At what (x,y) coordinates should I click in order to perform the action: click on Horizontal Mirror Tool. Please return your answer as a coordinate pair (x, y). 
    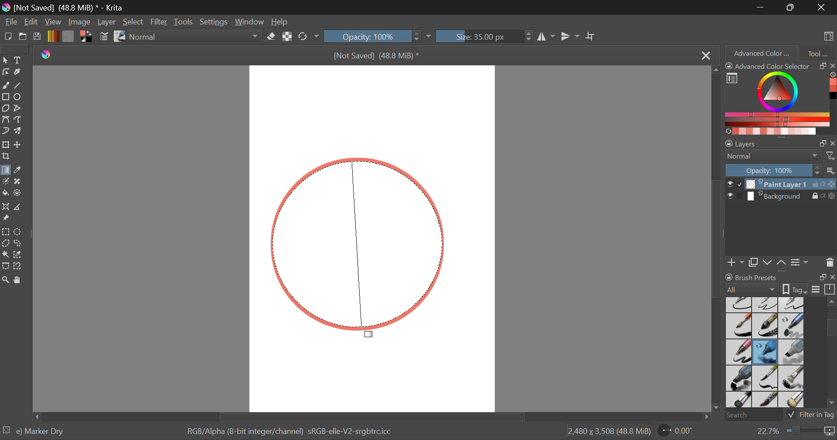
    Looking at the image, I should click on (546, 36).